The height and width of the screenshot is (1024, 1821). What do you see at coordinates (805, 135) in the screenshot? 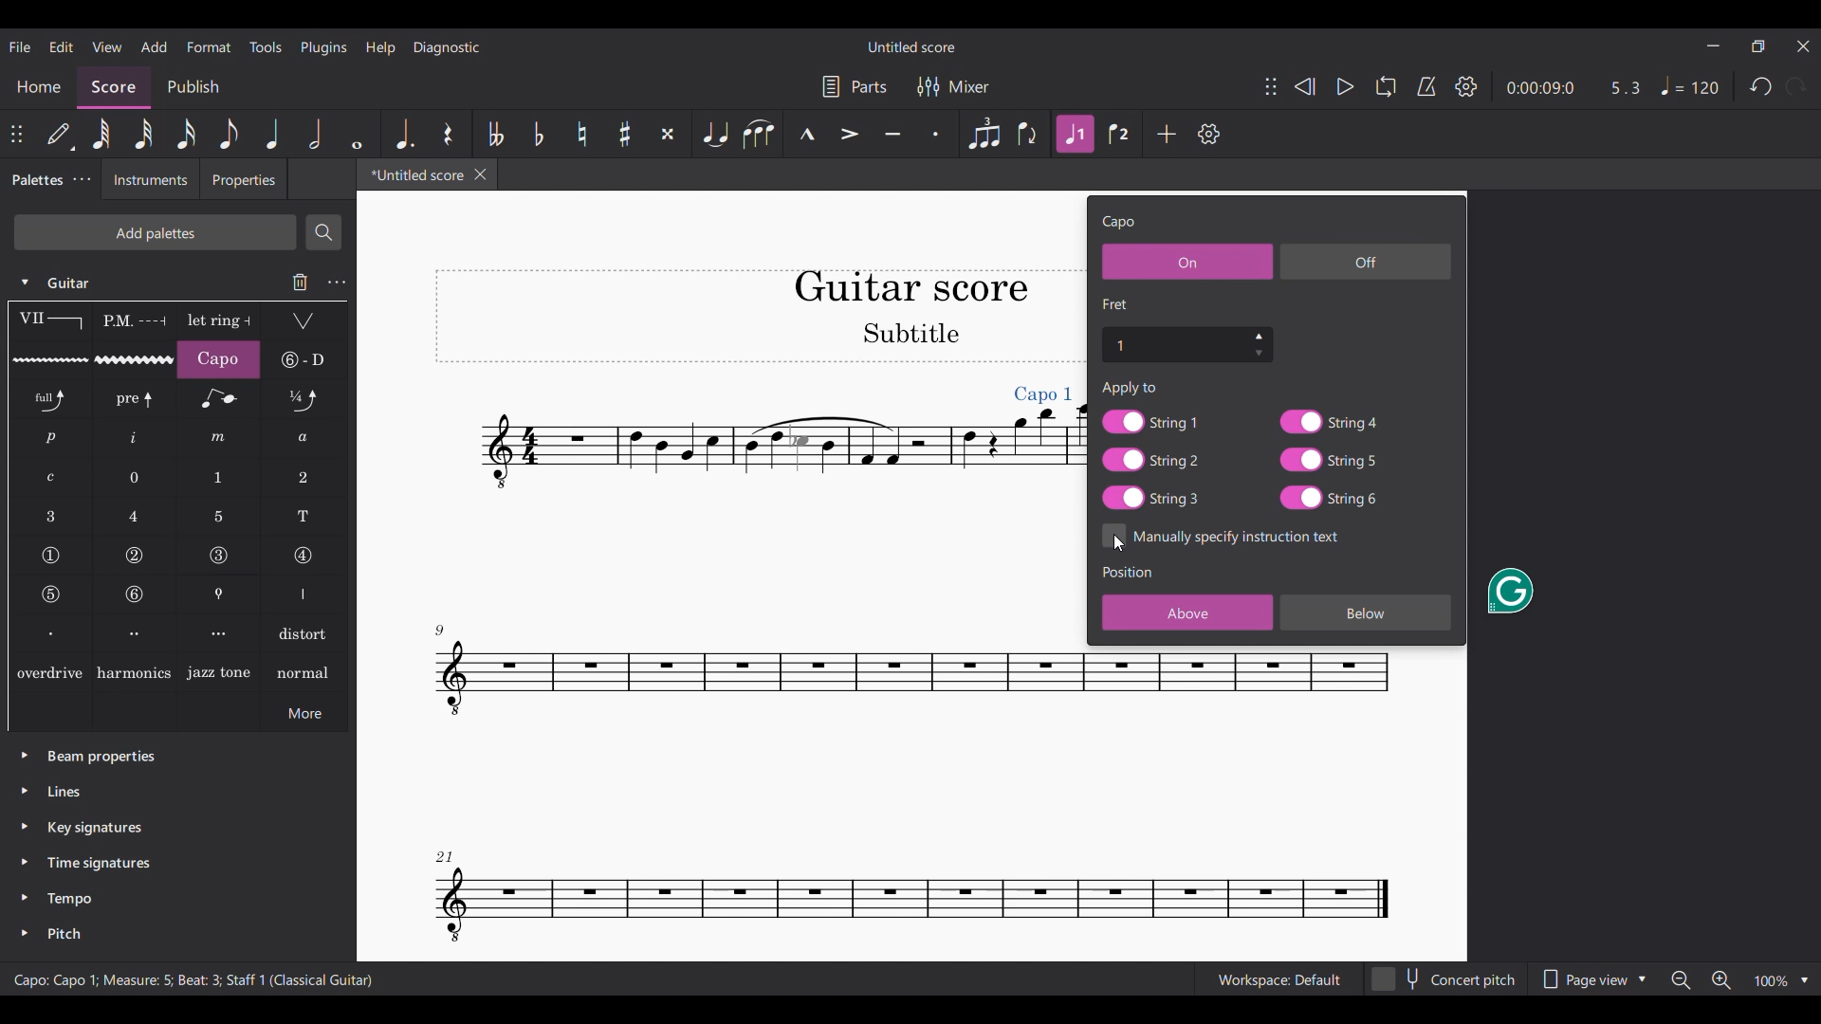
I see `Marcato` at bounding box center [805, 135].